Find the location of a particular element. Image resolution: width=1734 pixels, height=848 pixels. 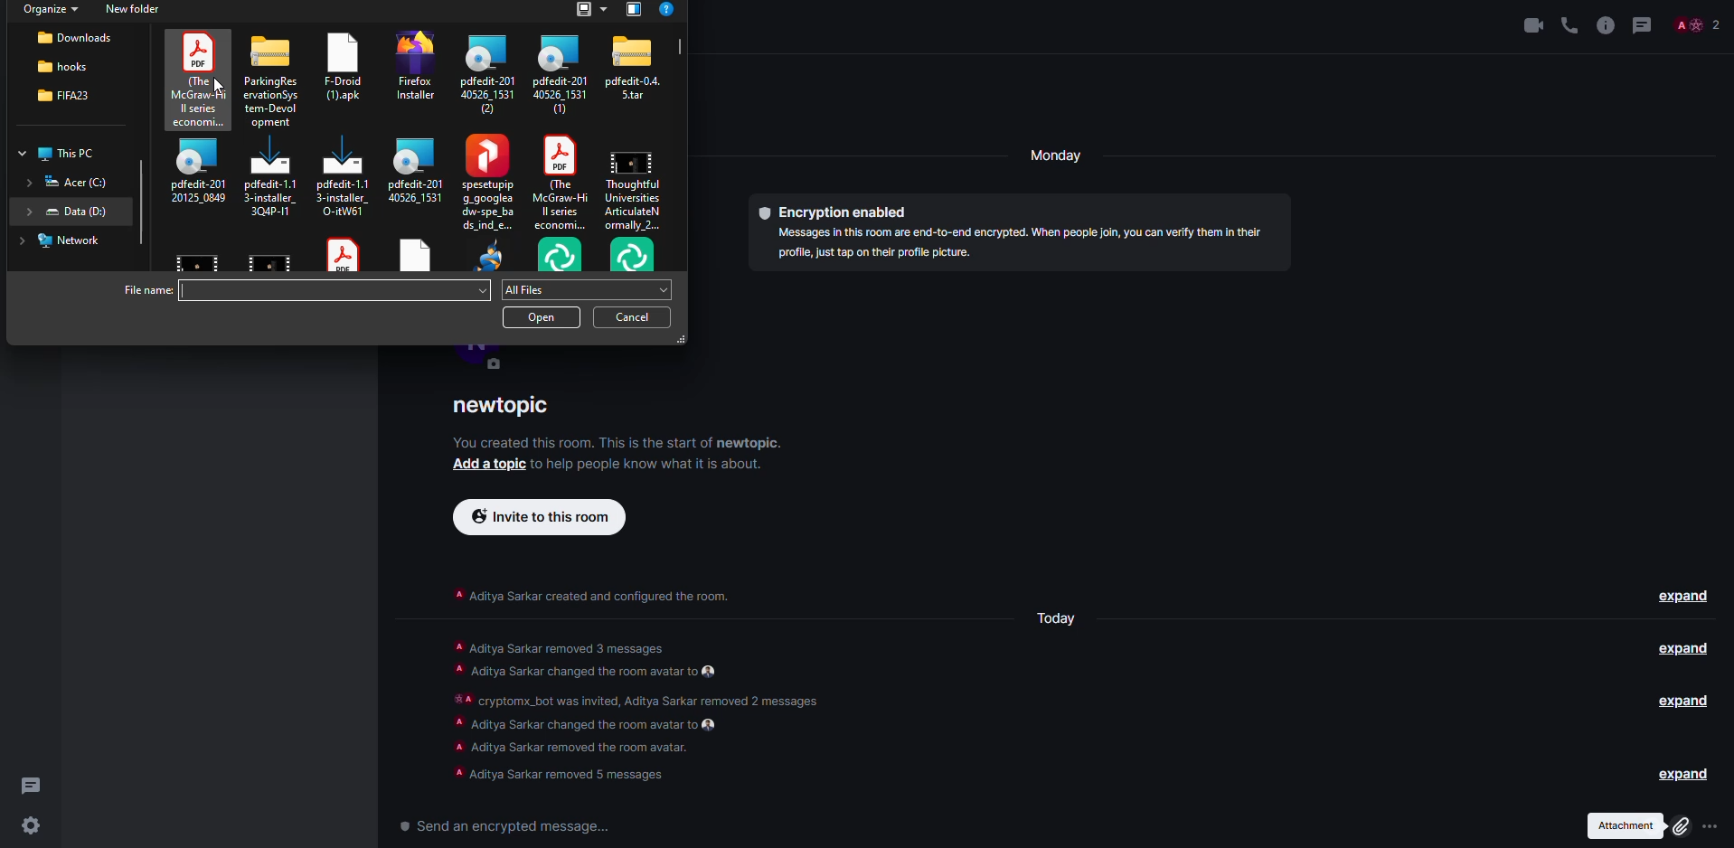

info is located at coordinates (621, 441).